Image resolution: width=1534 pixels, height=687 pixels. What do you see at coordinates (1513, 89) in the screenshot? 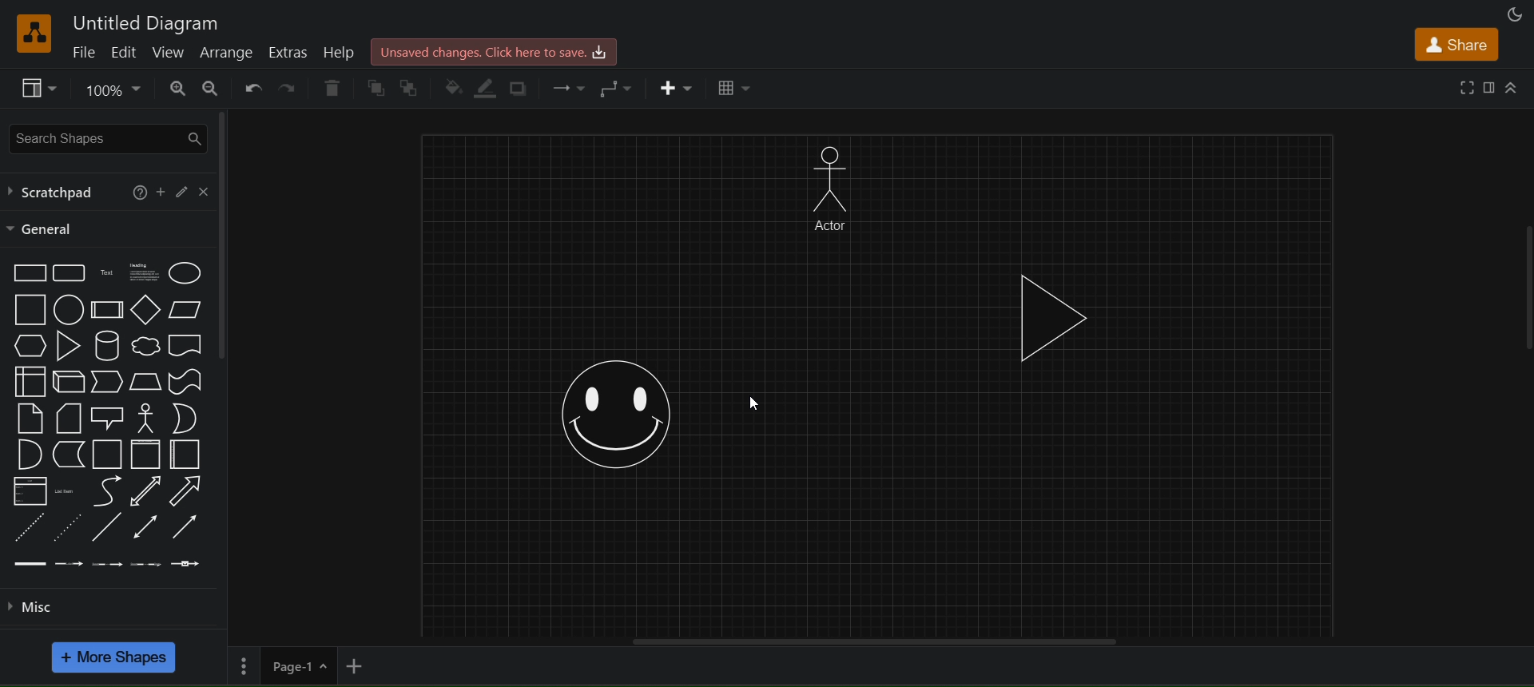
I see `collapase/expand` at bounding box center [1513, 89].